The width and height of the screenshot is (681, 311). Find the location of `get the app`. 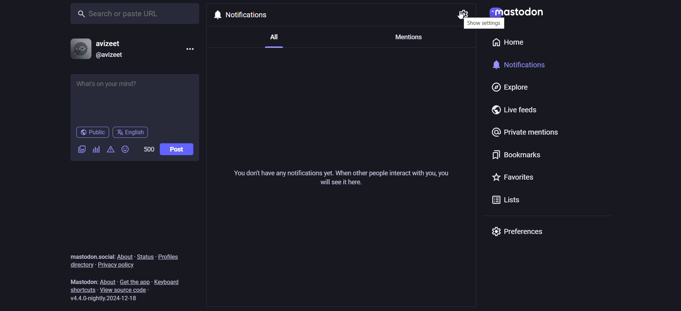

get the app is located at coordinates (134, 281).